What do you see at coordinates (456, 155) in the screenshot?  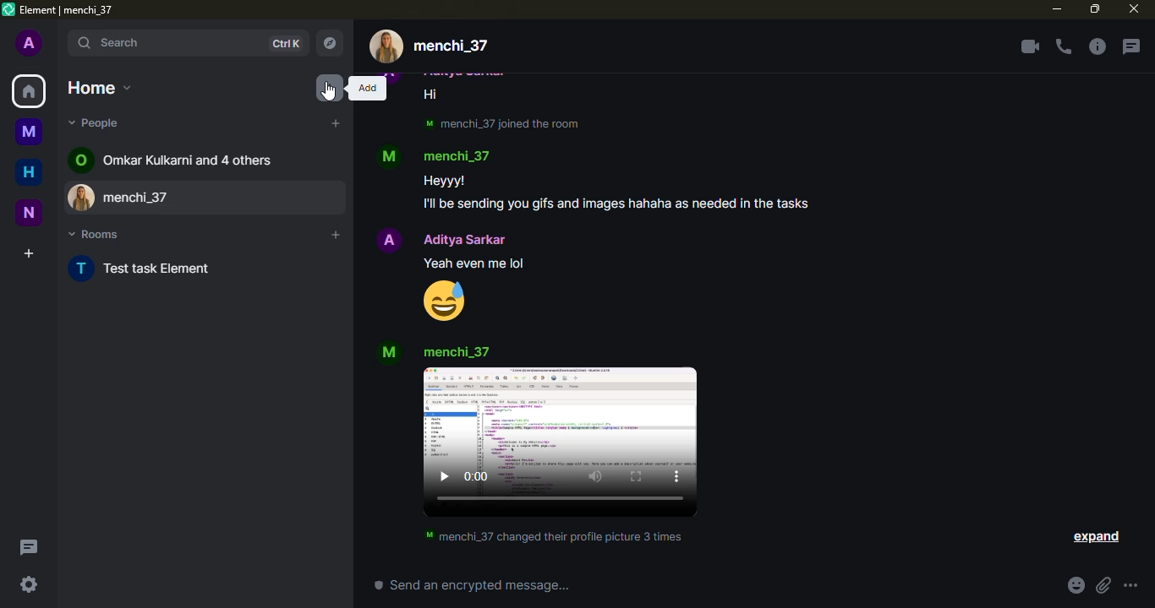 I see `menchi_37` at bounding box center [456, 155].